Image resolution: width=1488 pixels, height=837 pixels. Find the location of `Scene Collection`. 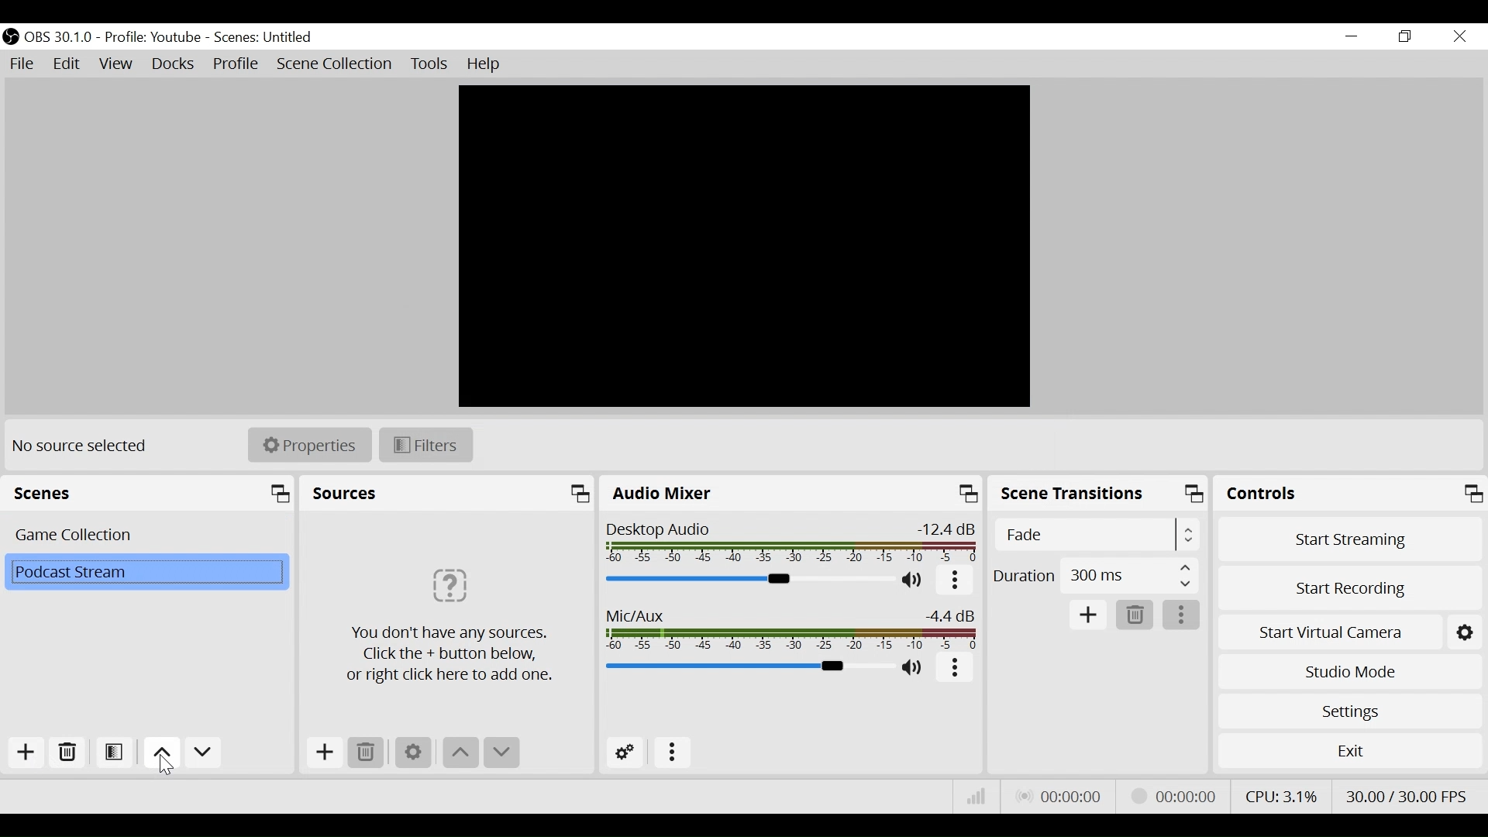

Scene Collection is located at coordinates (336, 64).